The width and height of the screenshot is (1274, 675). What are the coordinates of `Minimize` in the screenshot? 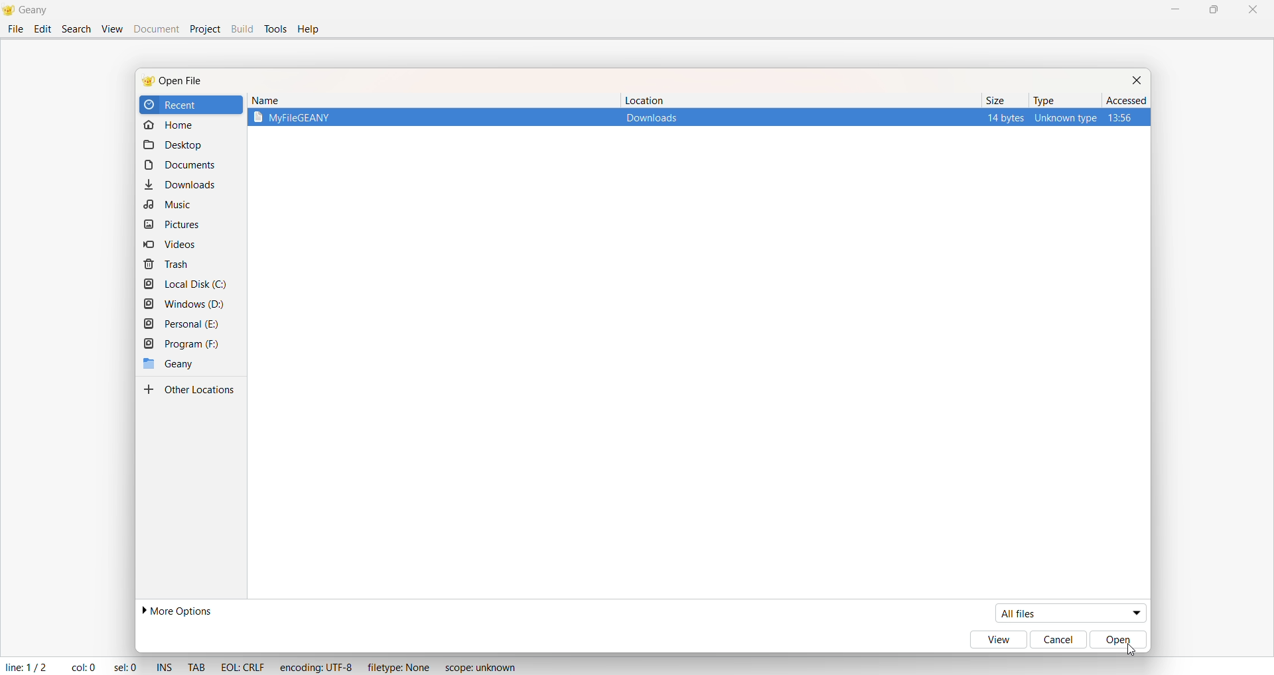 It's located at (1172, 10).